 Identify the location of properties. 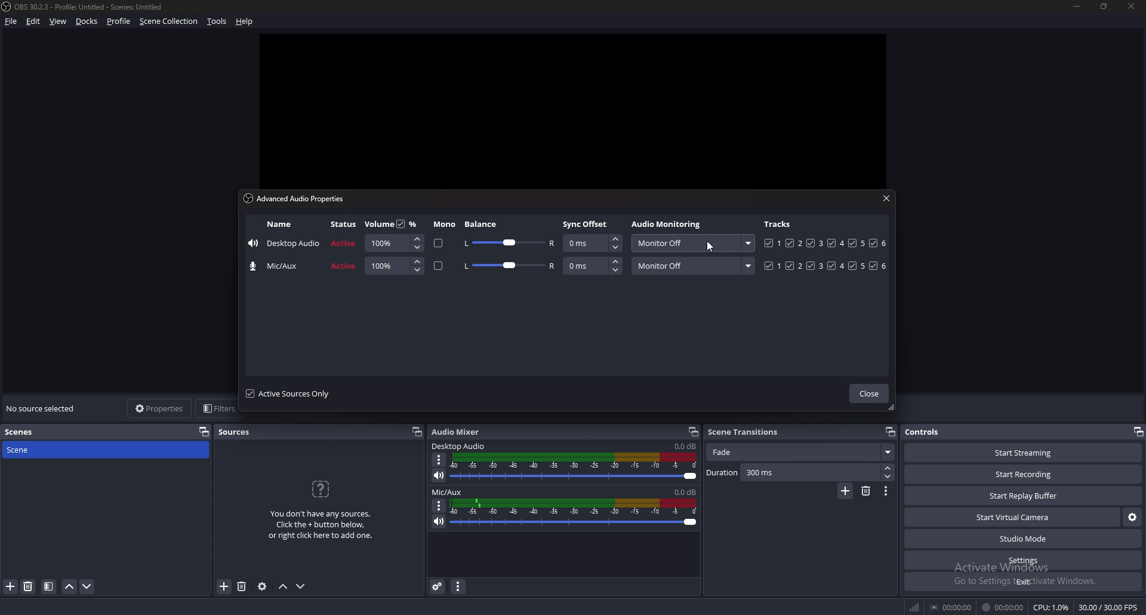
(158, 408).